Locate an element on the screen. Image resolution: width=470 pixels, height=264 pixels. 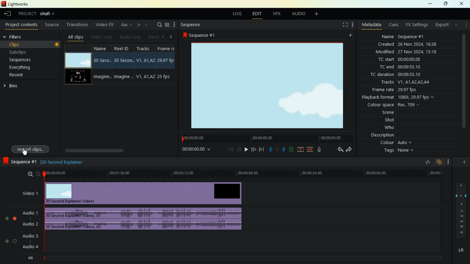
right is located at coordinates (139, 25).